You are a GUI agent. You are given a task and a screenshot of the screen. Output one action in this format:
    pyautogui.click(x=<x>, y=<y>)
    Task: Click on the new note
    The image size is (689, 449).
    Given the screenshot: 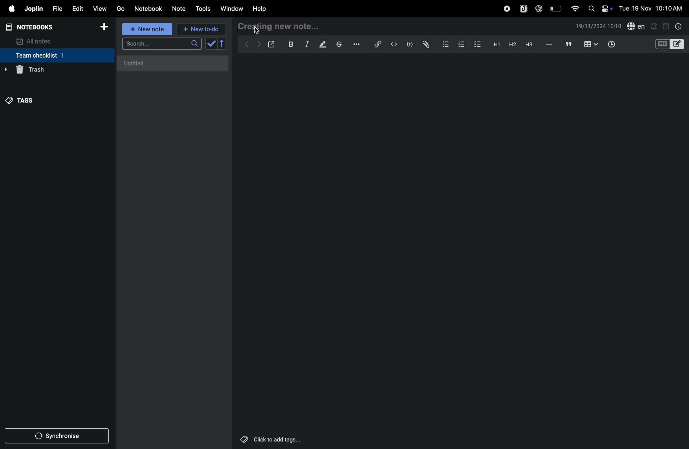 What is the action you would take?
    pyautogui.click(x=148, y=30)
    